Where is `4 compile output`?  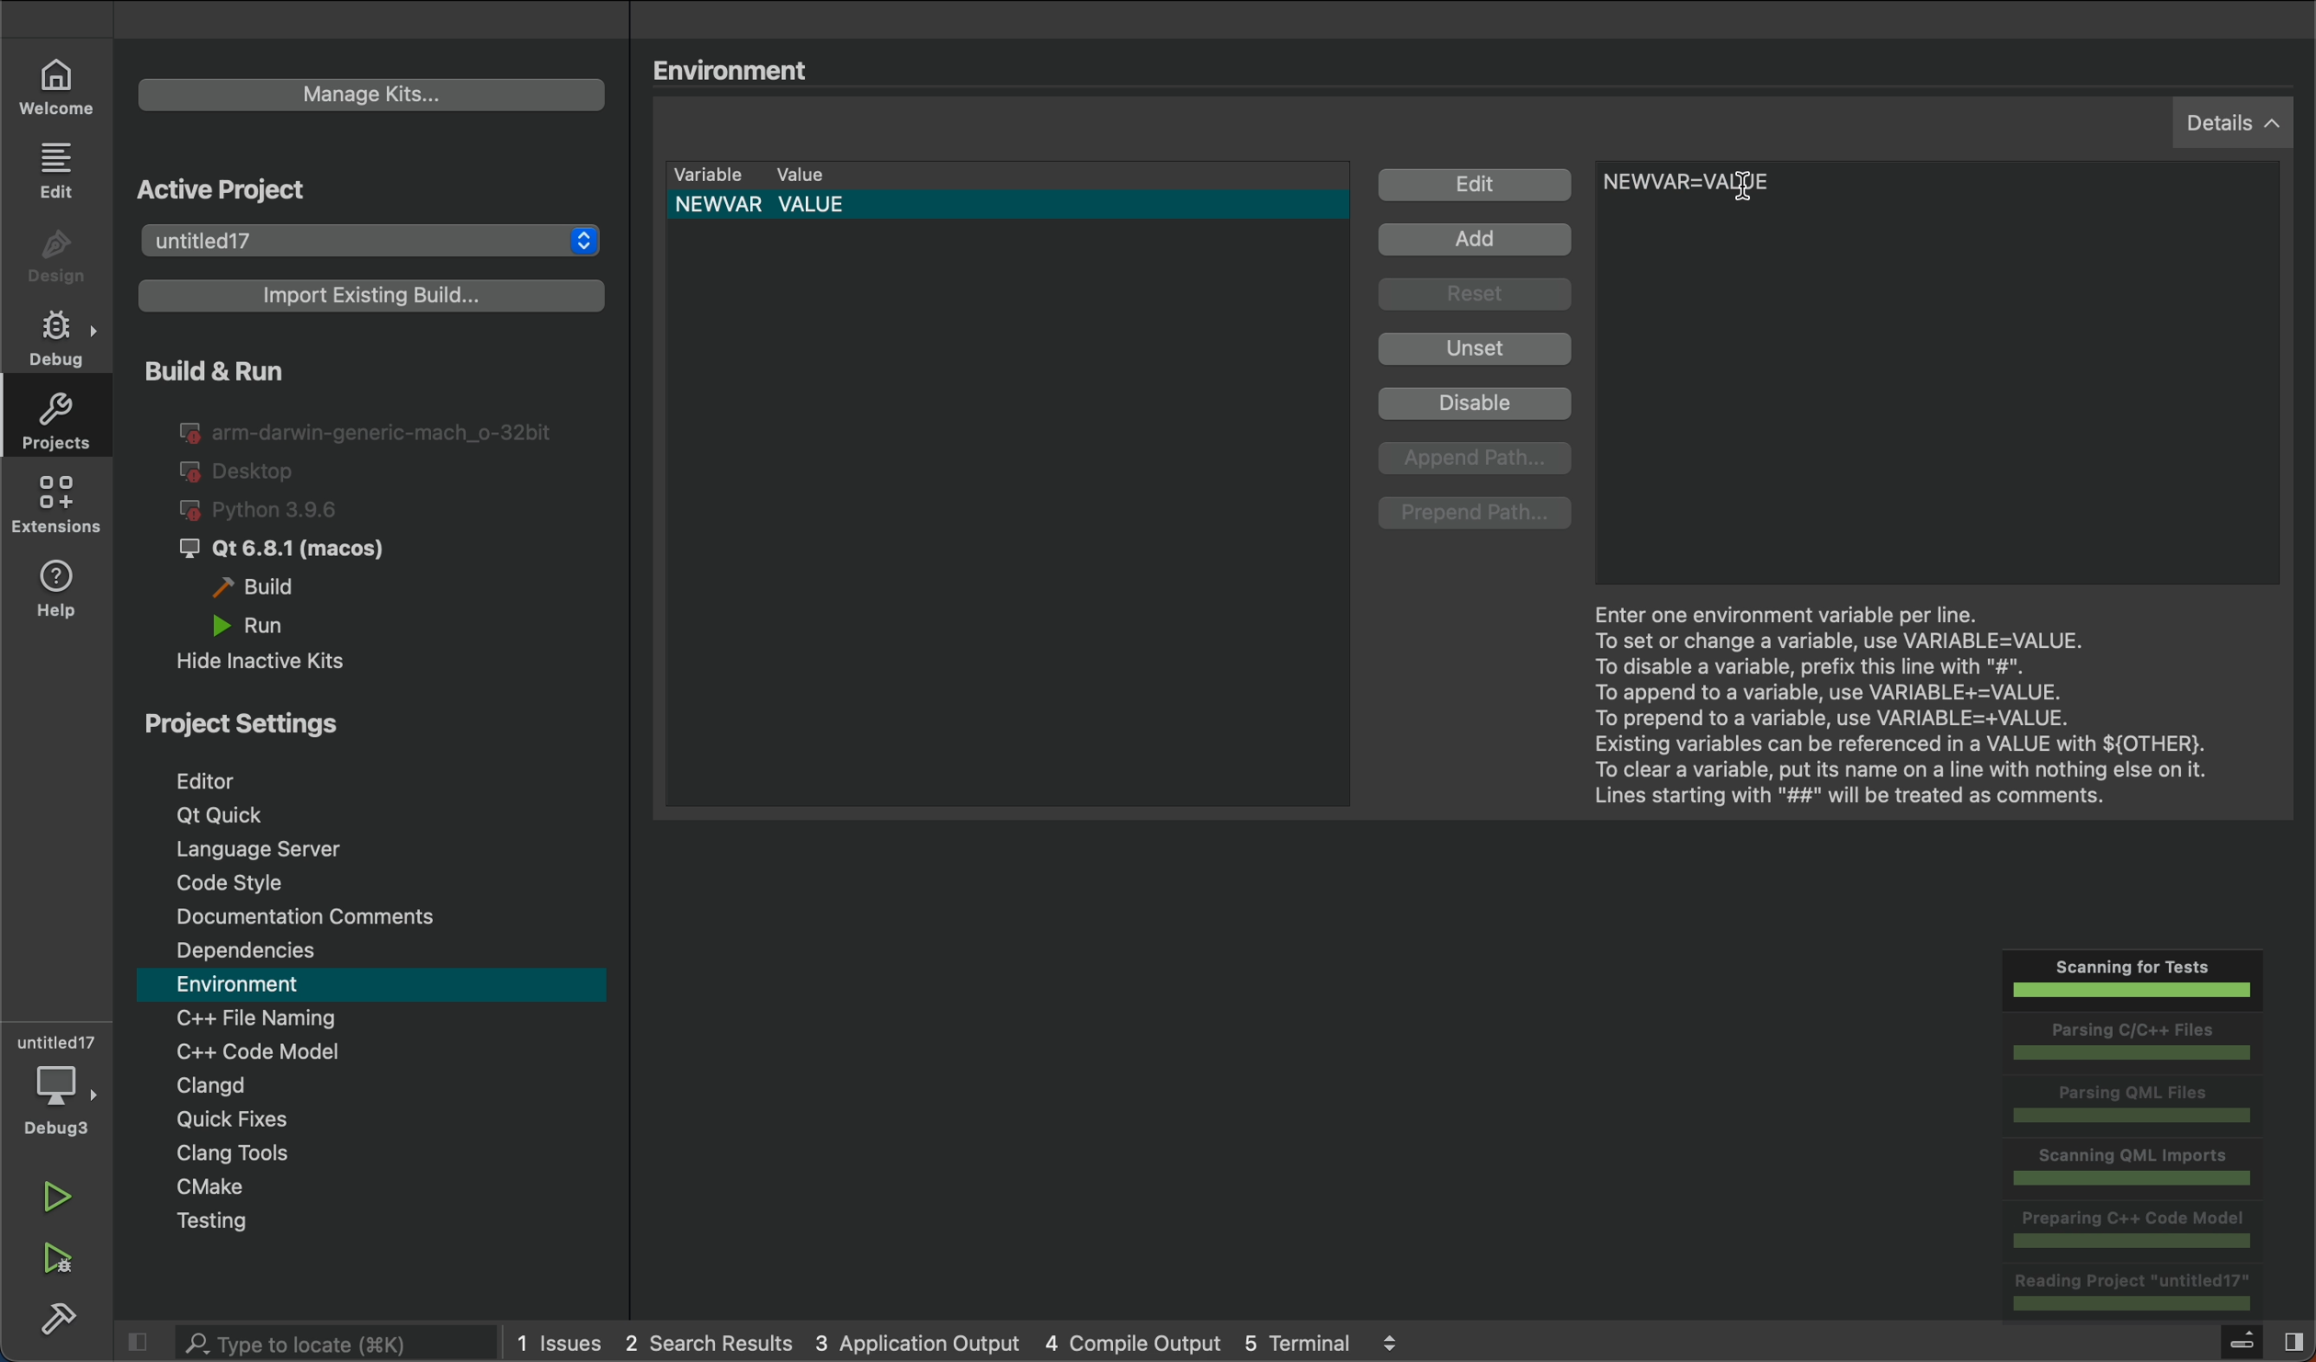 4 compile output is located at coordinates (1132, 1341).